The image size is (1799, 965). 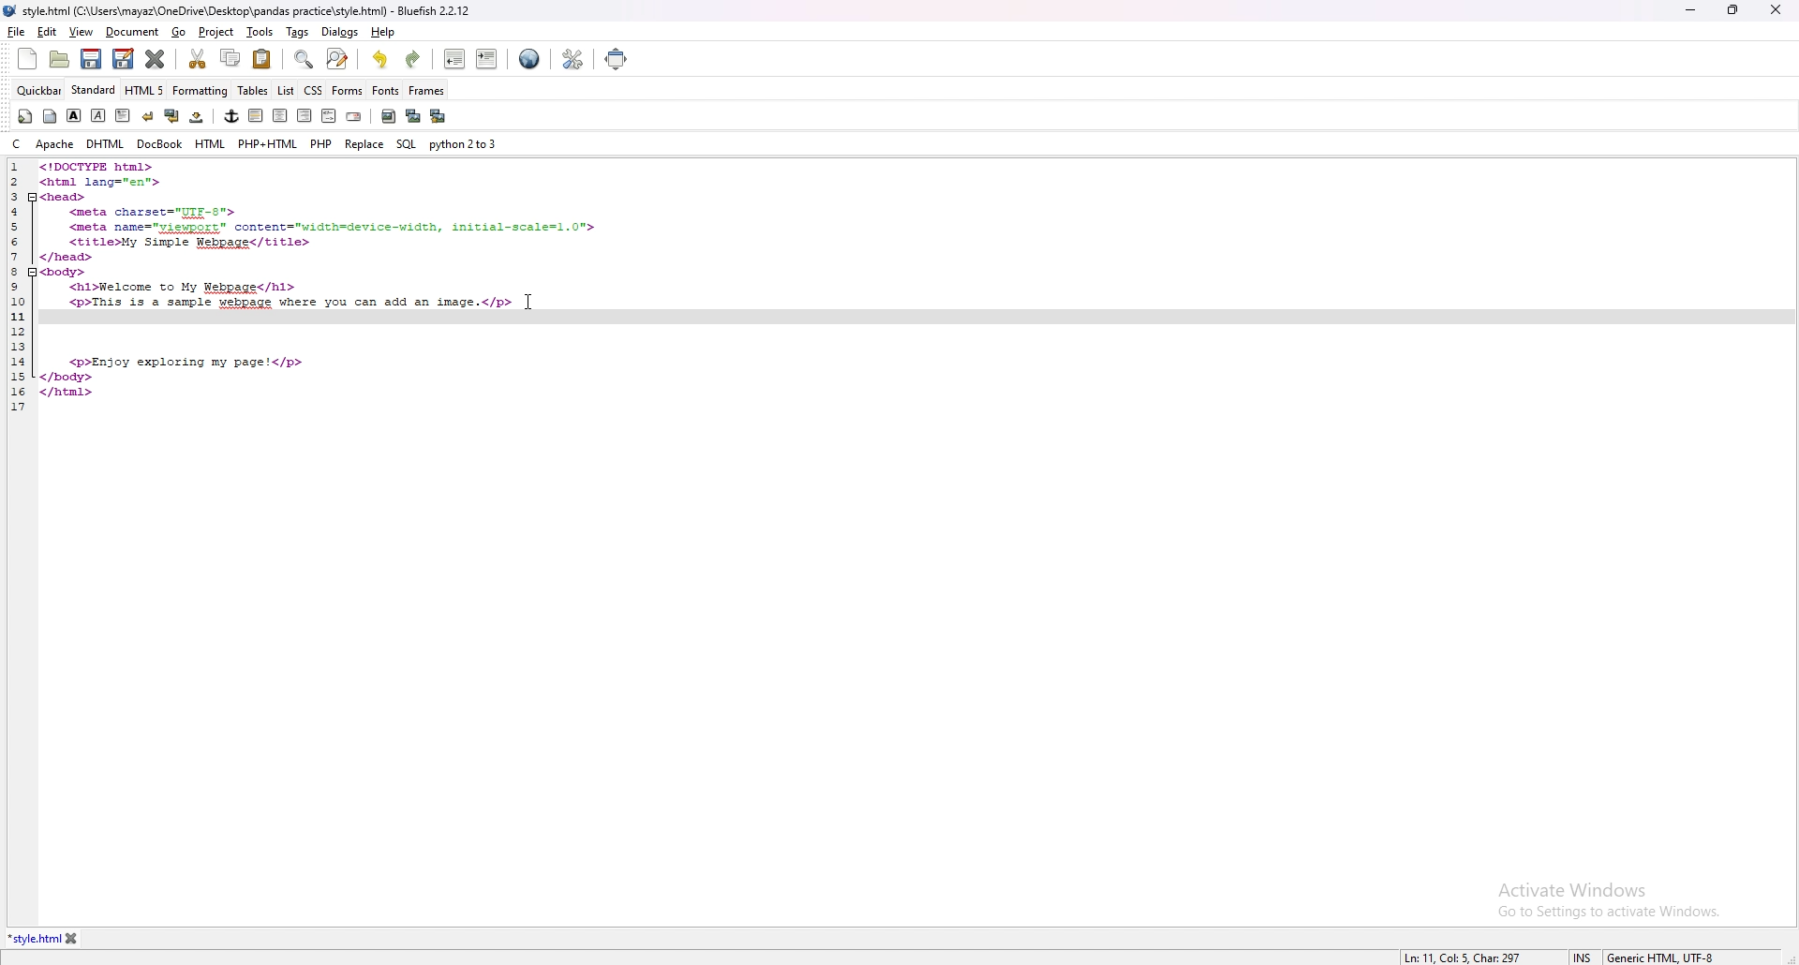 I want to click on non breaking space, so click(x=197, y=116).